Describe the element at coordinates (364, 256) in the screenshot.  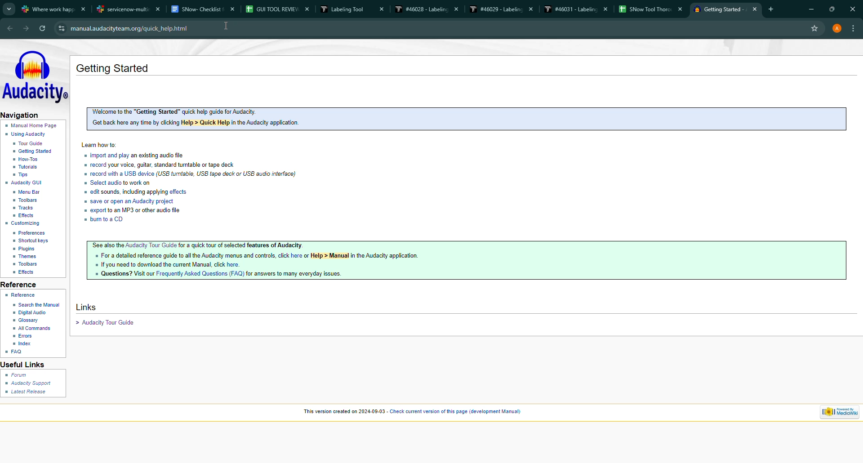
I see `or Help > Manual in the Audacity application.` at that location.